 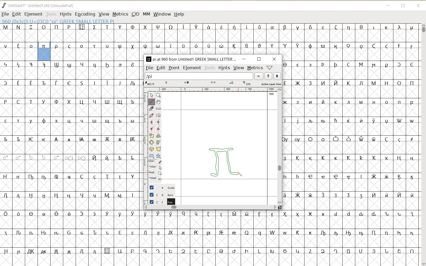 What do you see at coordinates (146, 14) in the screenshot?
I see `MM` at bounding box center [146, 14].